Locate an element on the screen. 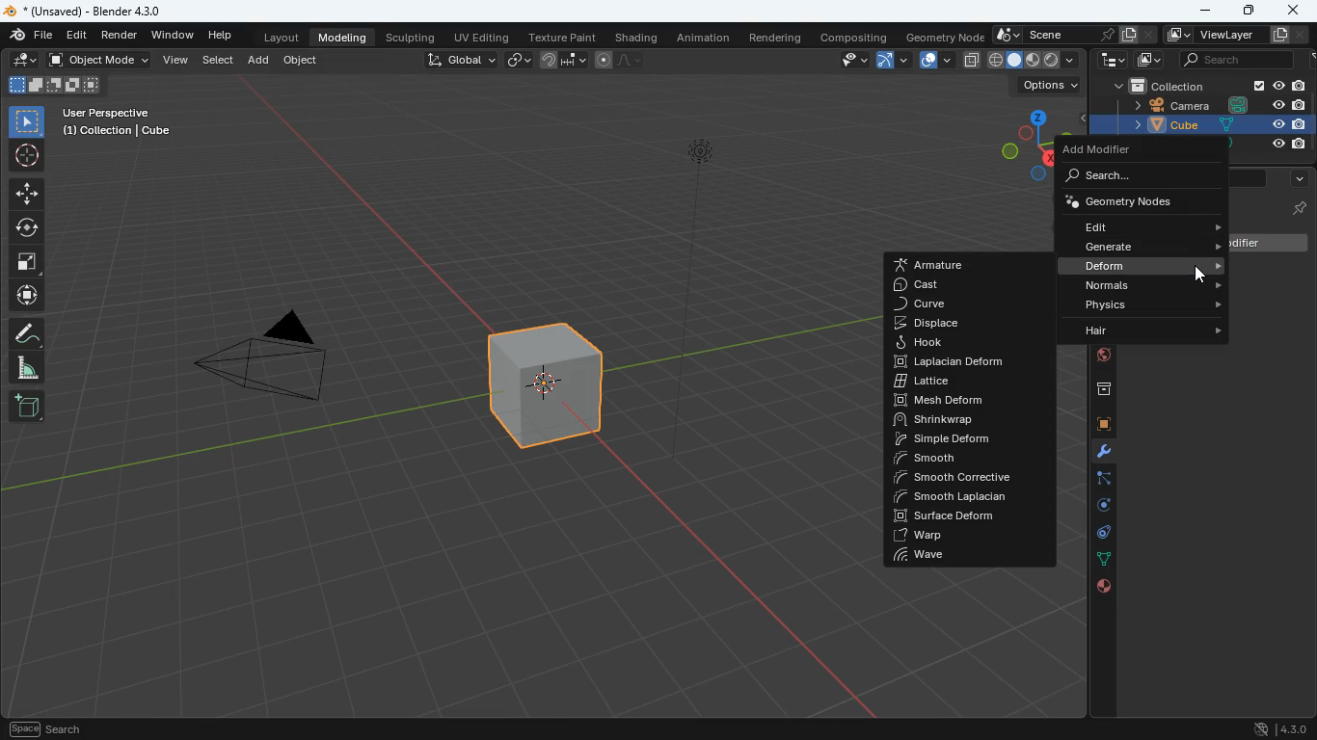 The height and width of the screenshot is (740, 1317). cast is located at coordinates (937, 285).